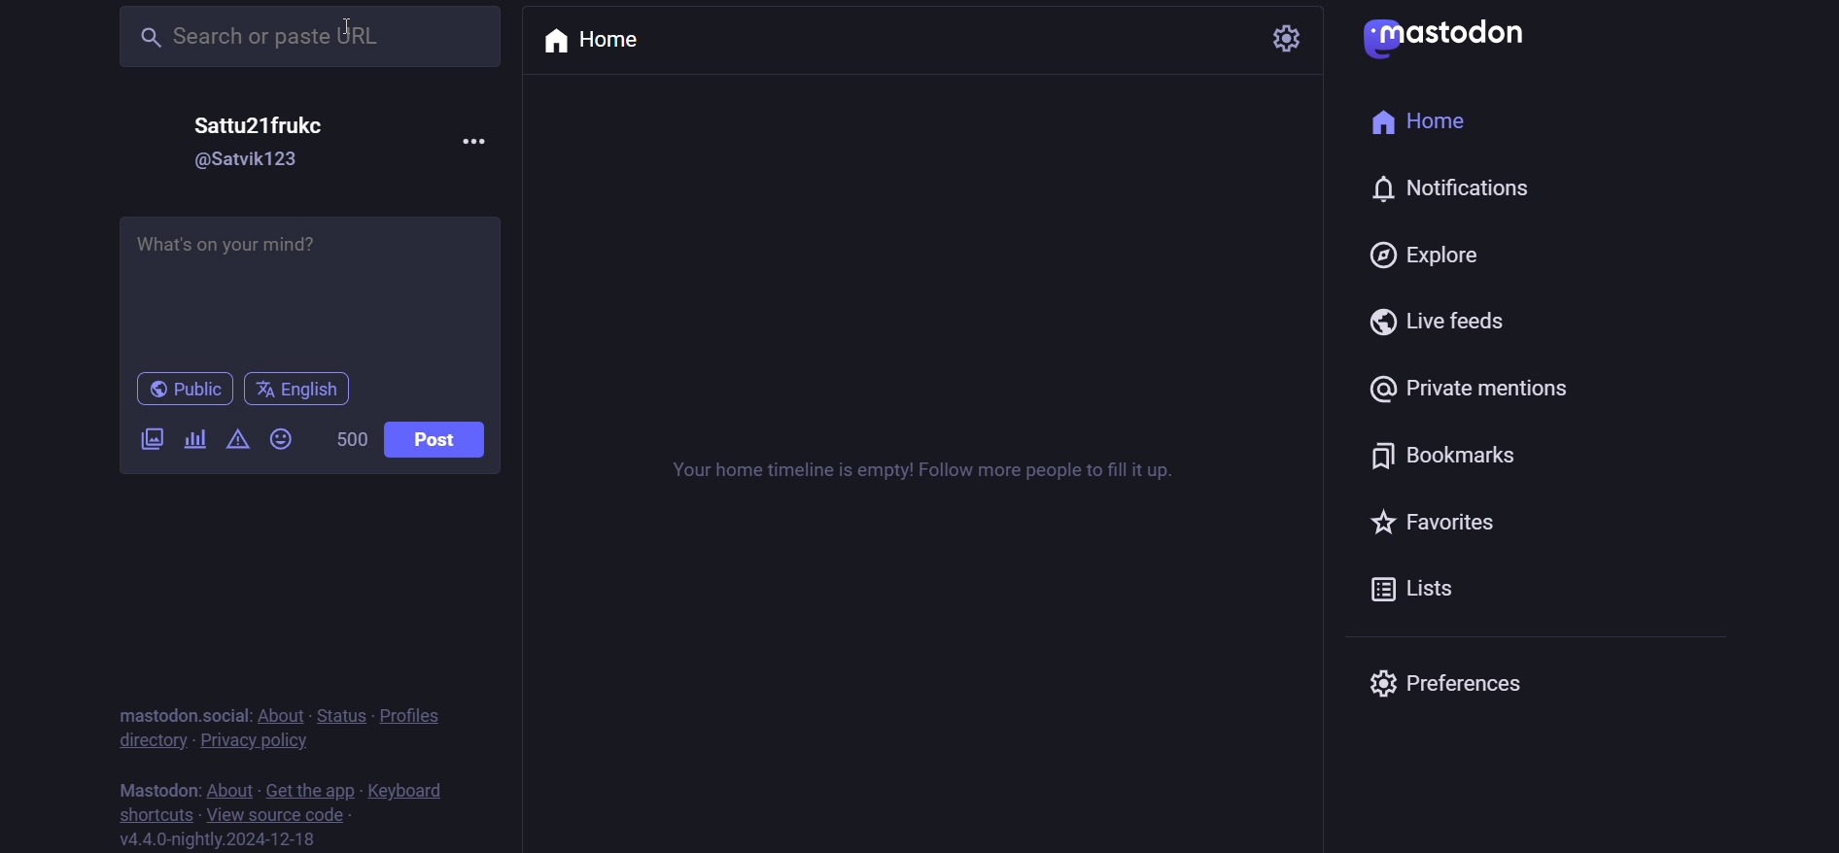 This screenshot has height=853, width=1839. I want to click on shortcut, so click(156, 815).